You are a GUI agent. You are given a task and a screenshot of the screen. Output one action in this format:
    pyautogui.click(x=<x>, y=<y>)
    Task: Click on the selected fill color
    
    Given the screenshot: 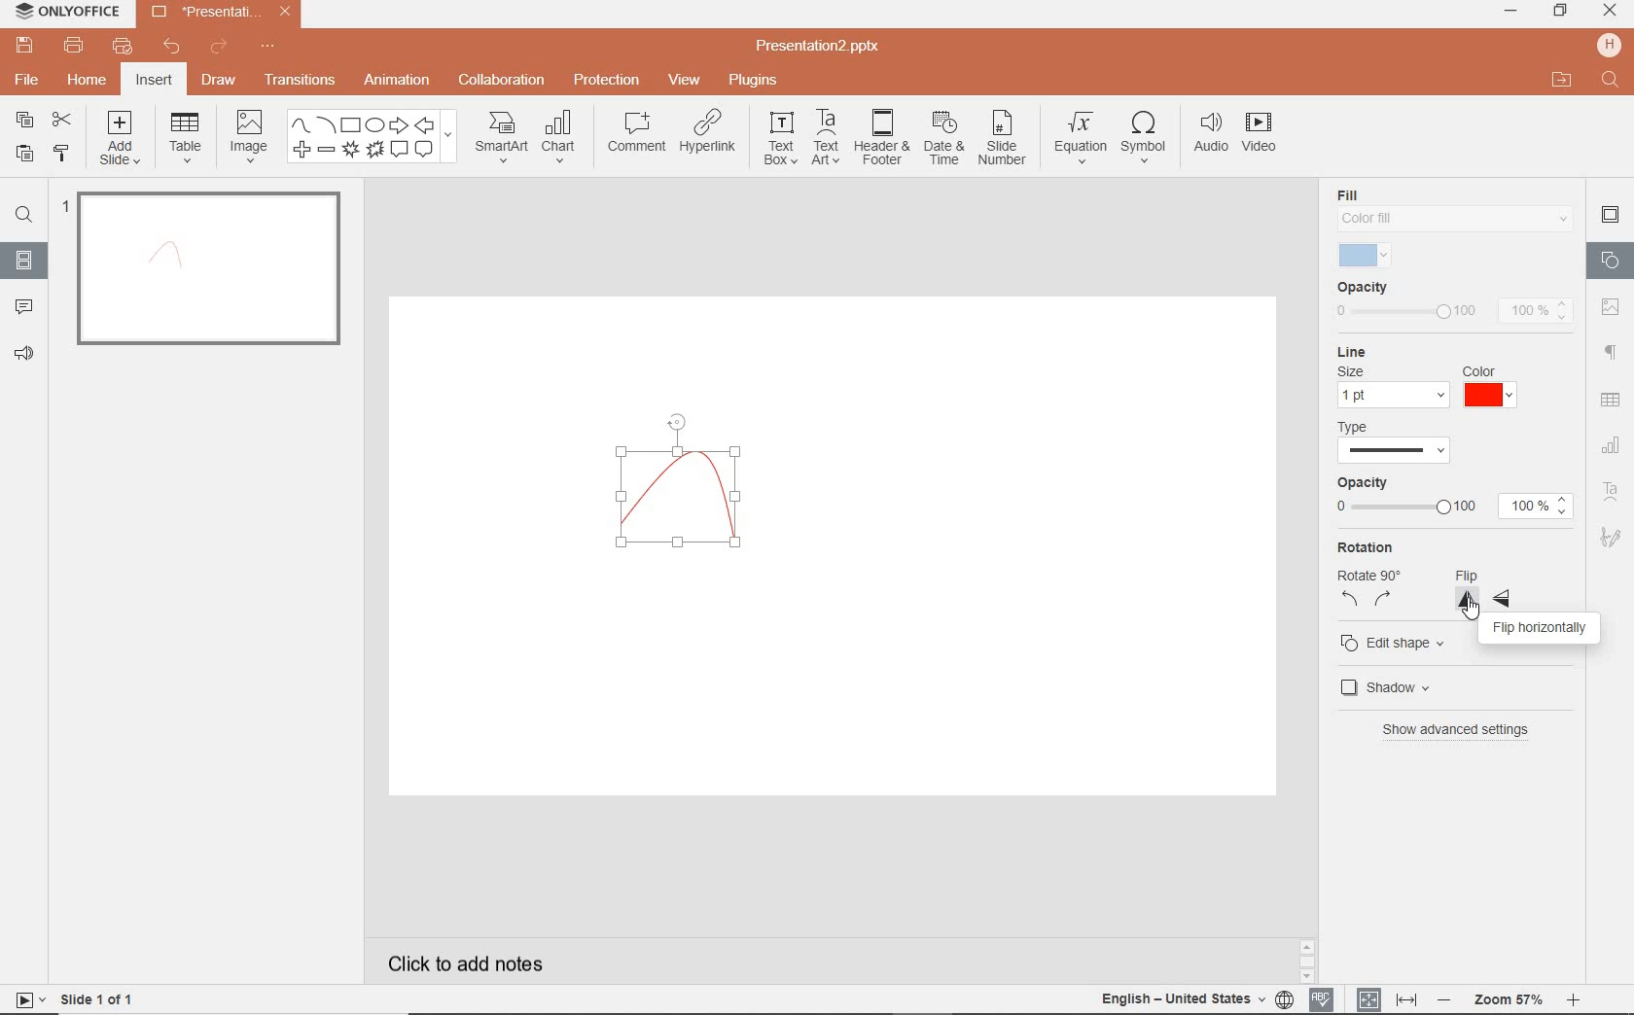 What is the action you would take?
    pyautogui.click(x=1365, y=255)
    